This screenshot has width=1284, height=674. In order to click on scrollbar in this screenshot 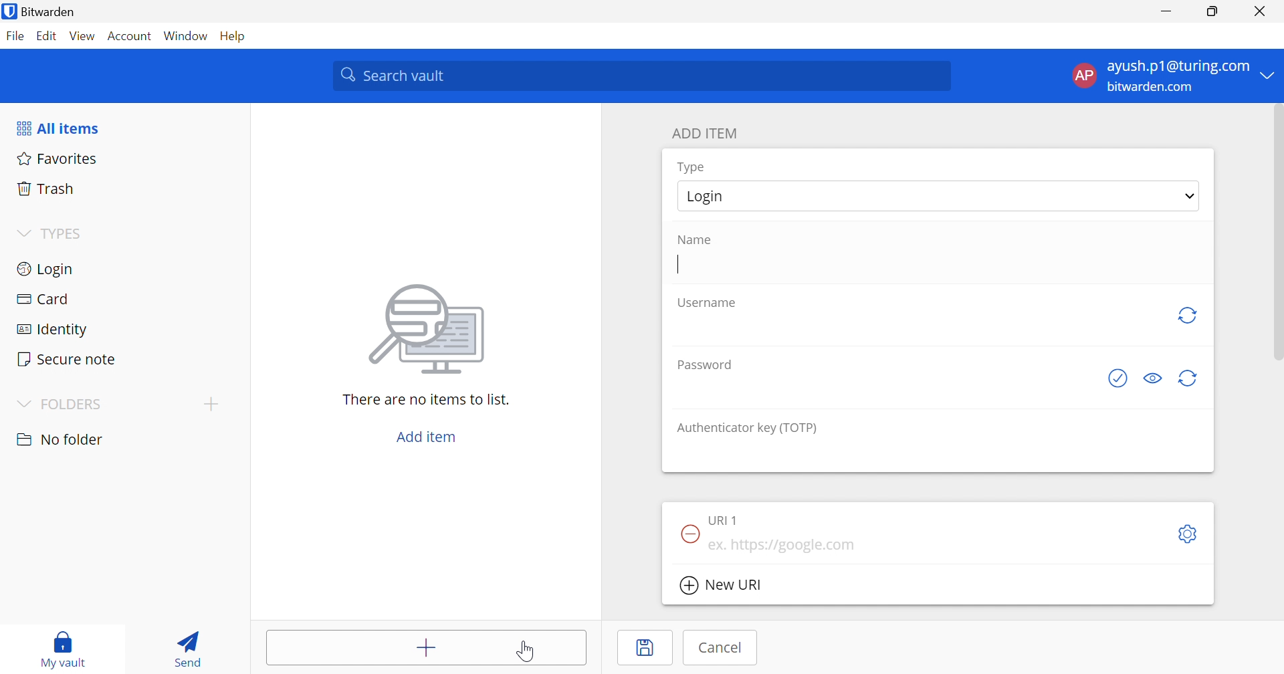, I will do `click(1276, 232)`.